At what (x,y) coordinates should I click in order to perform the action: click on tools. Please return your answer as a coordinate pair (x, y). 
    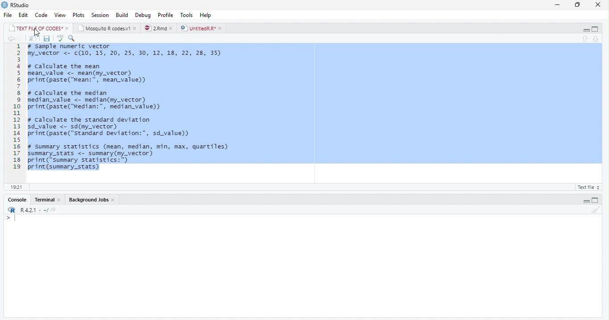
    Looking at the image, I should click on (187, 15).